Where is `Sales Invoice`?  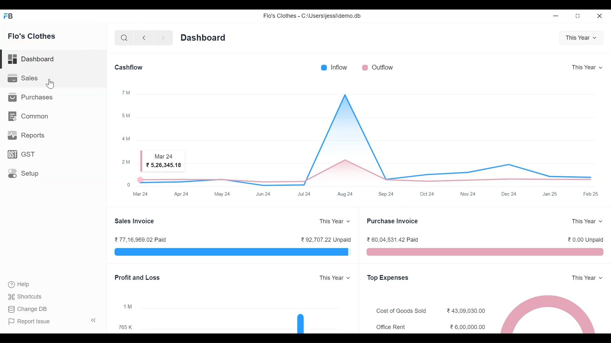 Sales Invoice is located at coordinates (135, 221).